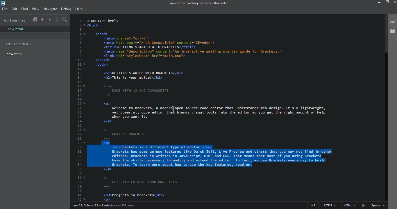  What do you see at coordinates (43, 20) in the screenshot?
I see `navigate back` at bounding box center [43, 20].